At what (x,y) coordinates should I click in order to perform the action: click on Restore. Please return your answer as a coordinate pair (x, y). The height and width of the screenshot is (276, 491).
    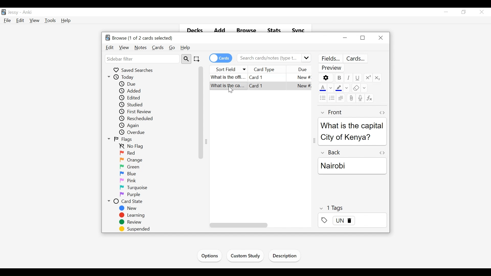
    Looking at the image, I should click on (464, 12).